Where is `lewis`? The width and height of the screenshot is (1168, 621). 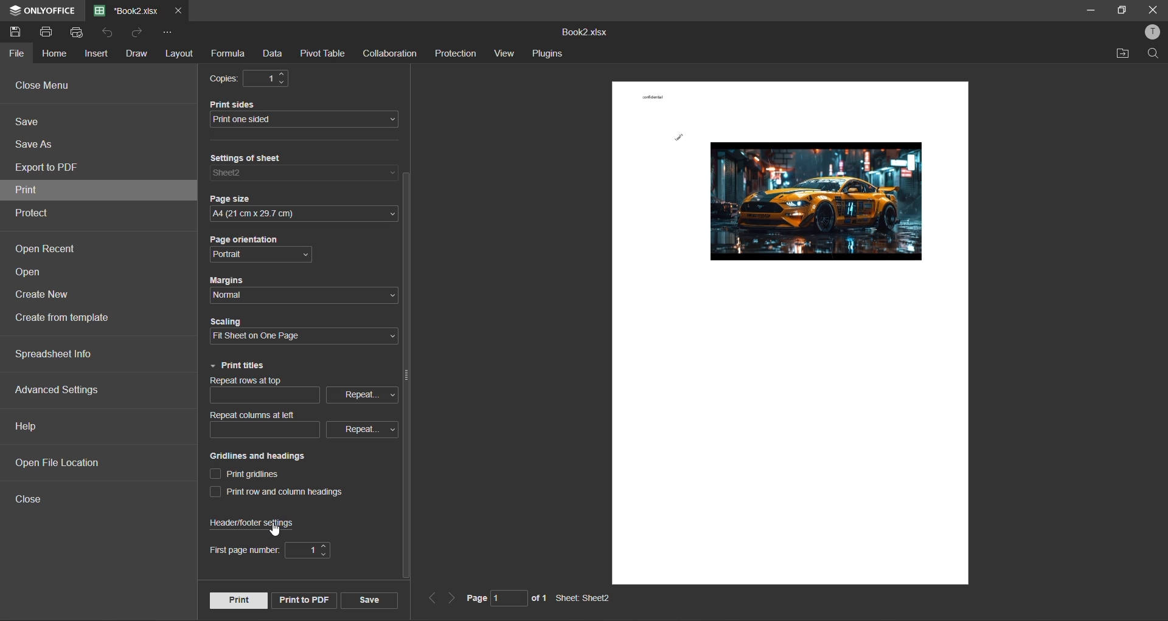 lewis is located at coordinates (679, 138).